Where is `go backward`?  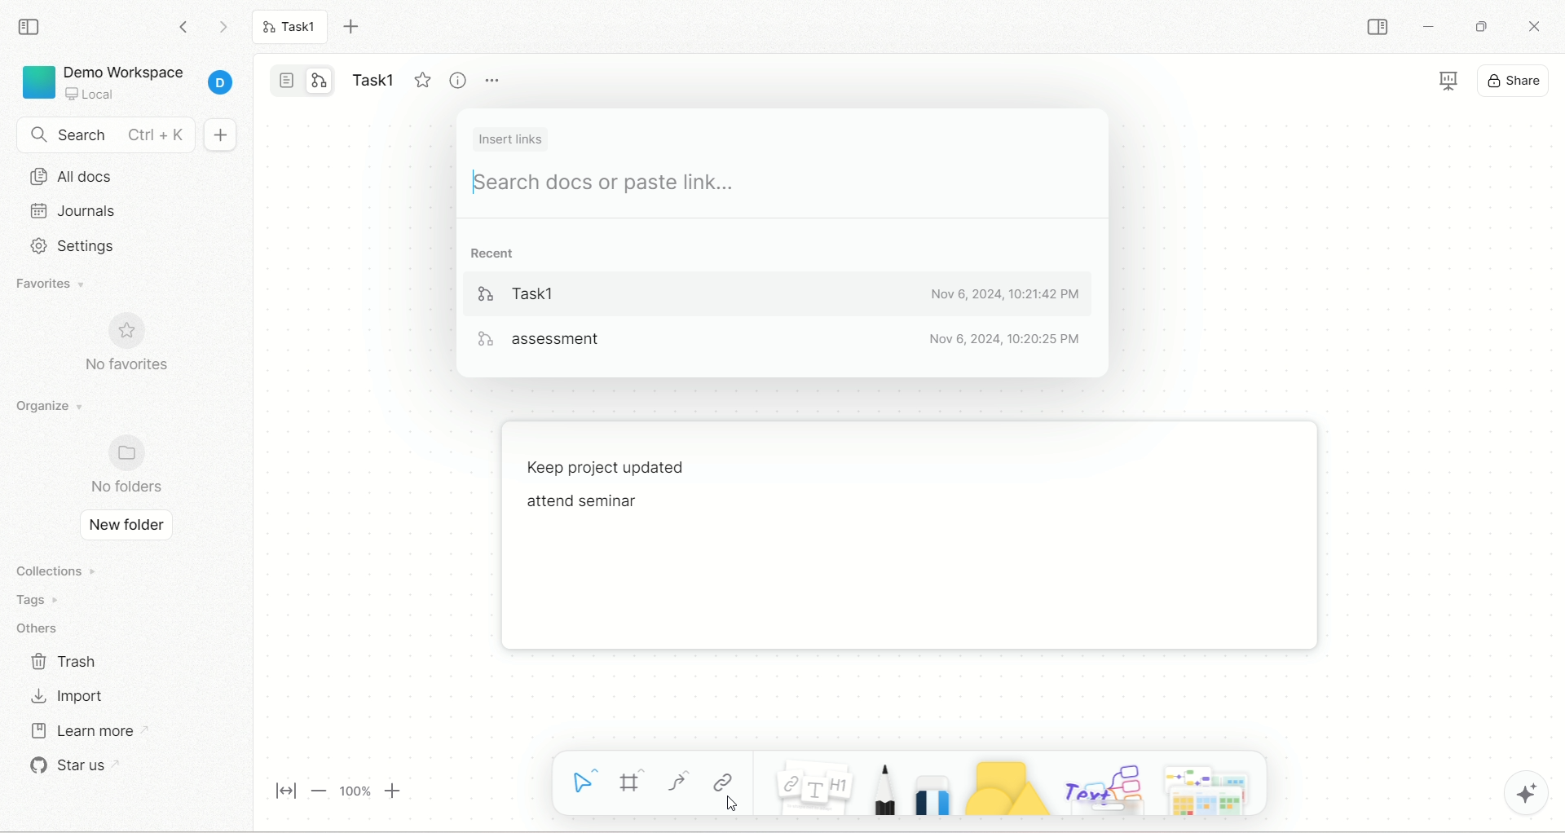
go backward is located at coordinates (182, 25).